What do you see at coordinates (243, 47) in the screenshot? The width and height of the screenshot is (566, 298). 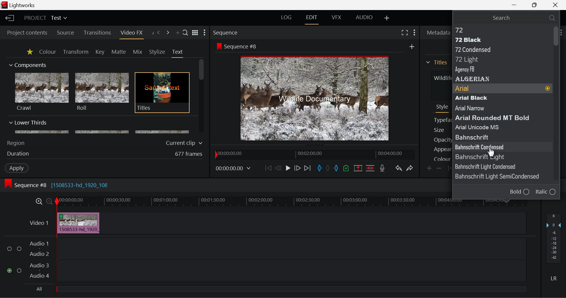 I see `Sequence #8` at bounding box center [243, 47].